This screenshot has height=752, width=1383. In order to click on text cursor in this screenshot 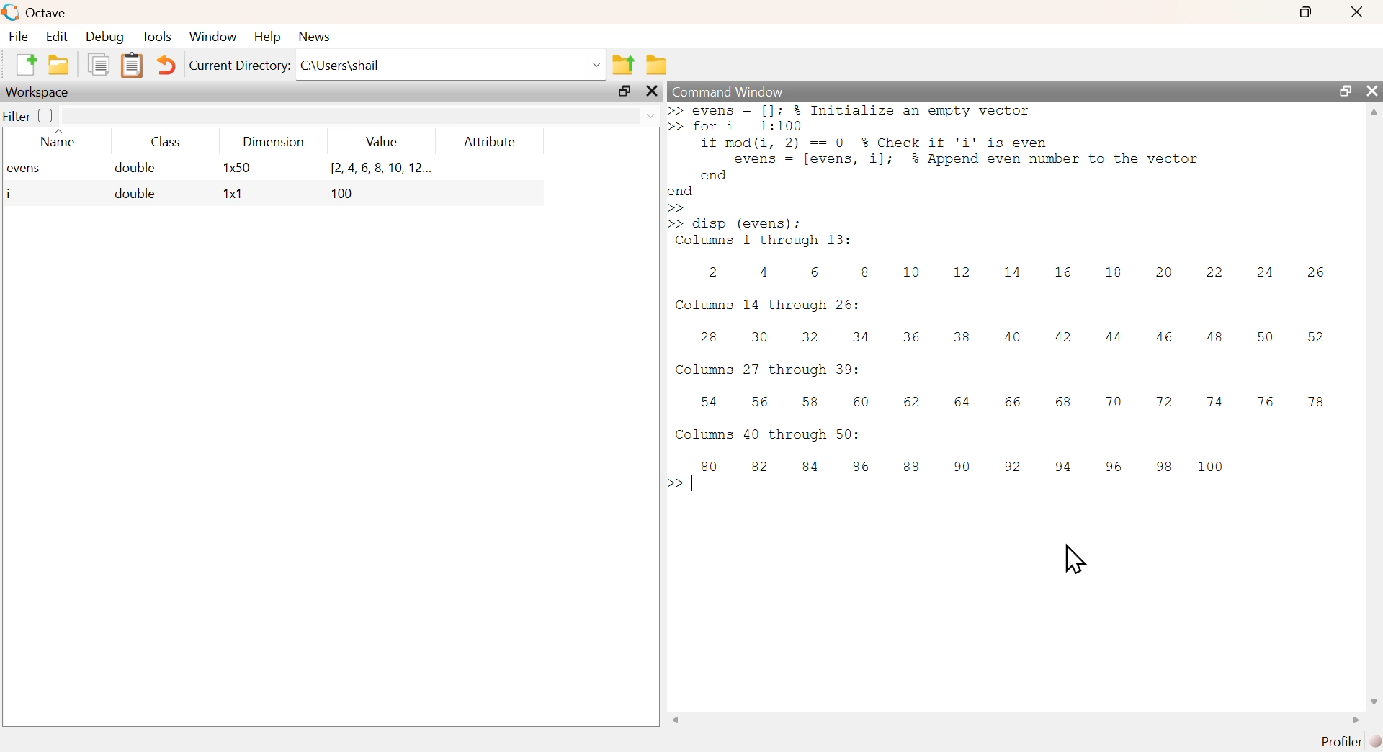, I will do `click(695, 482)`.